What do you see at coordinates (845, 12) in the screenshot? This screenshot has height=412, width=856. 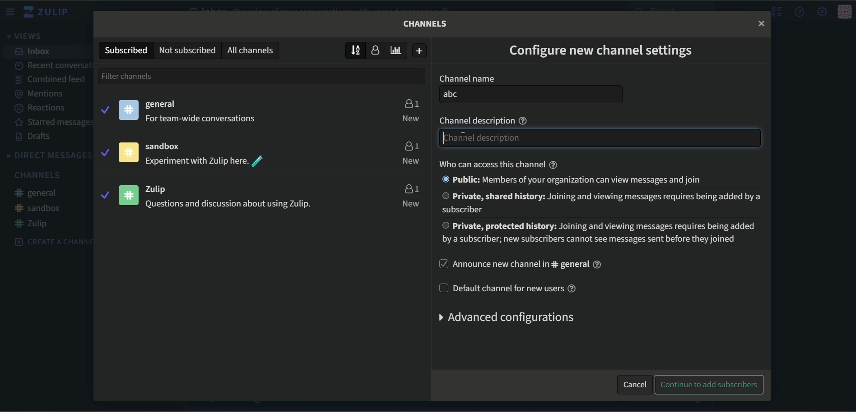 I see `icon` at bounding box center [845, 12].